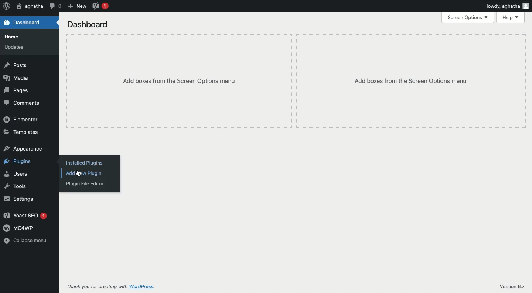 The height and width of the screenshot is (293, 532). Describe the element at coordinates (84, 162) in the screenshot. I see `Installed plugins` at that location.